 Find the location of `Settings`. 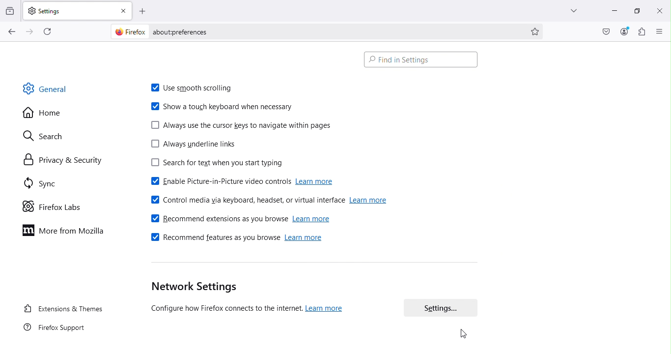

Settings is located at coordinates (439, 308).